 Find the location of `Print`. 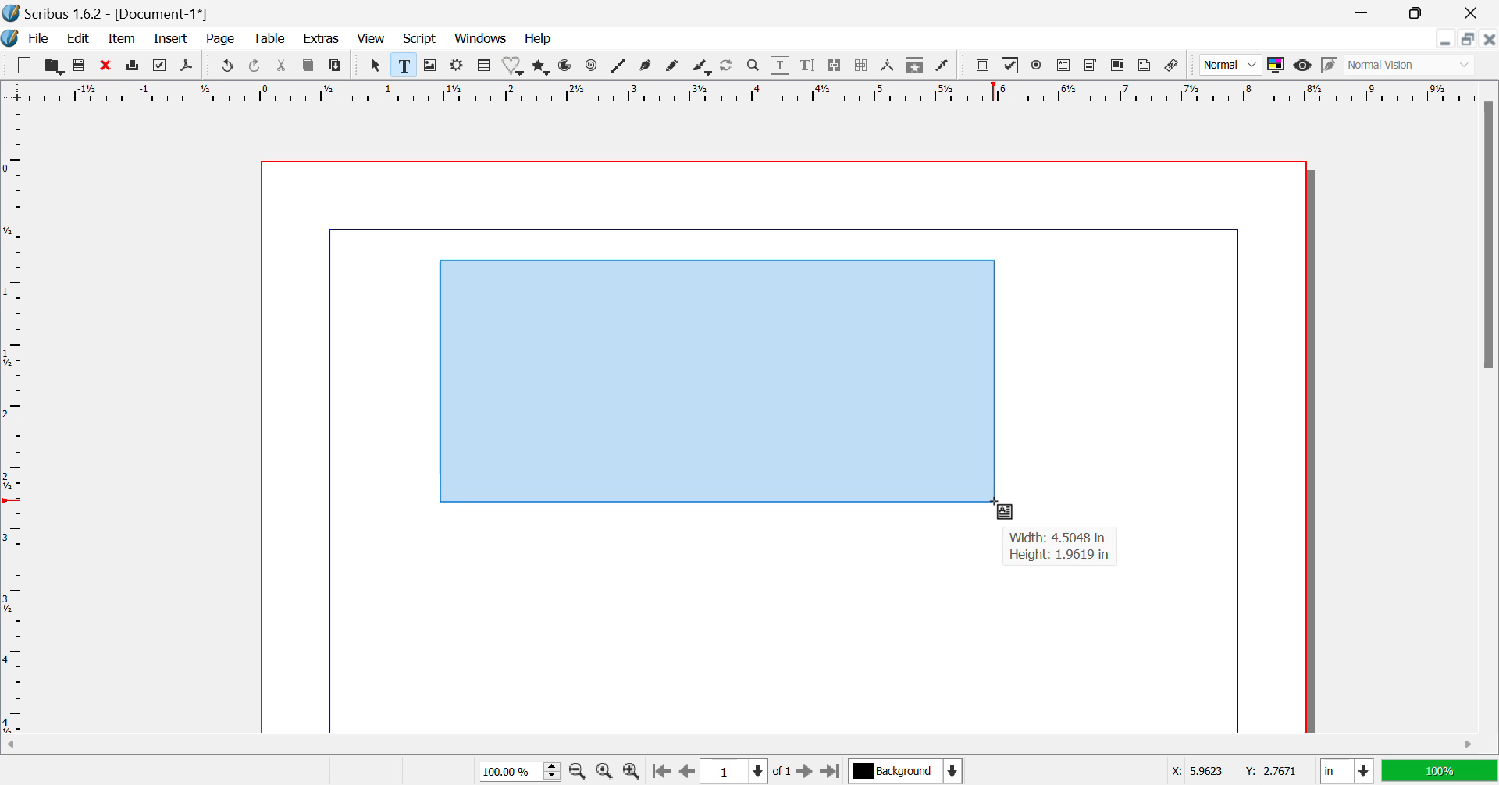

Print is located at coordinates (133, 67).